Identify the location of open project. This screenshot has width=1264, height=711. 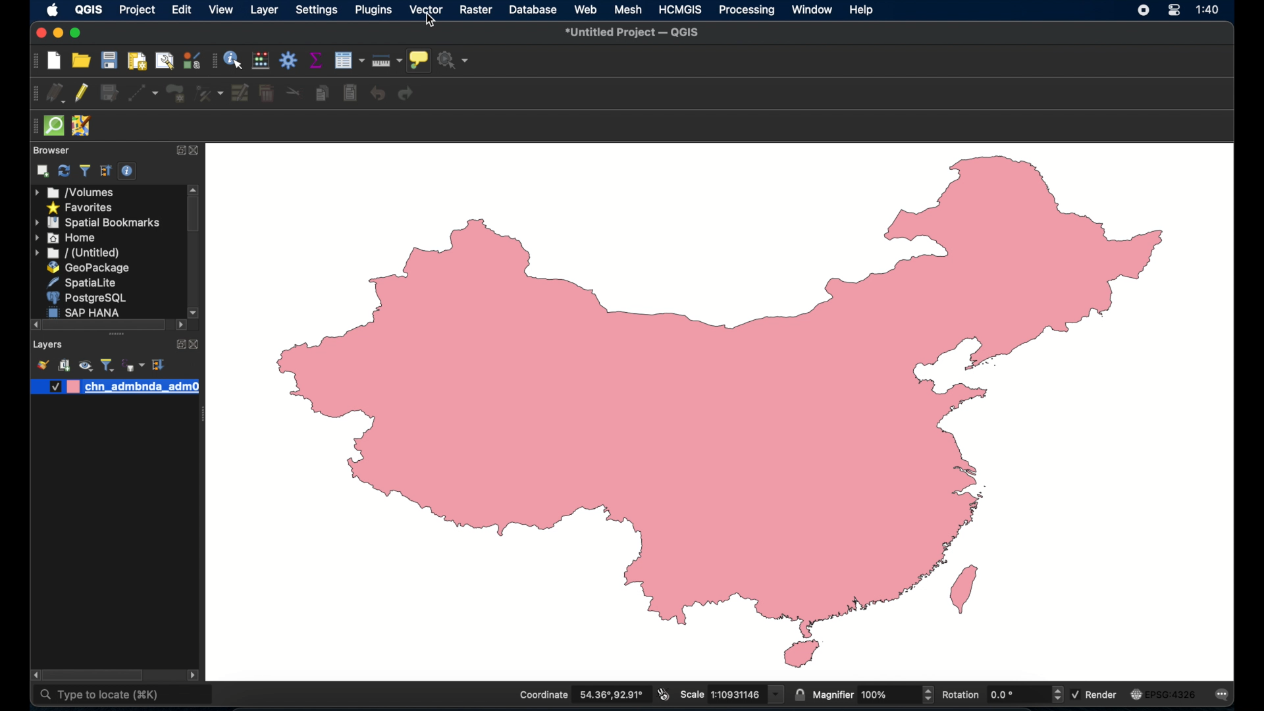
(80, 61).